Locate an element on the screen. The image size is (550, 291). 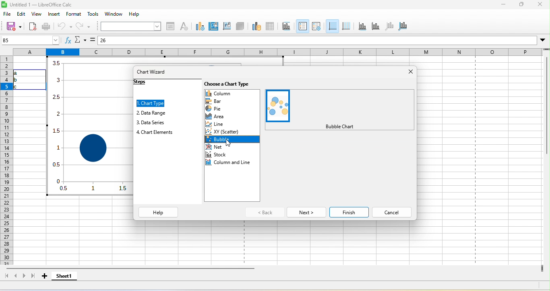
chart element is located at coordinates (157, 133).